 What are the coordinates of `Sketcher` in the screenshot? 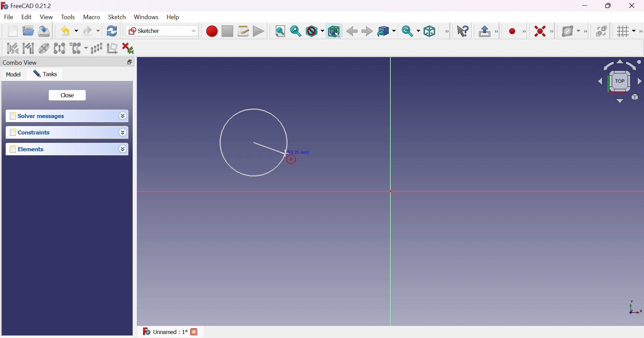 It's located at (163, 31).